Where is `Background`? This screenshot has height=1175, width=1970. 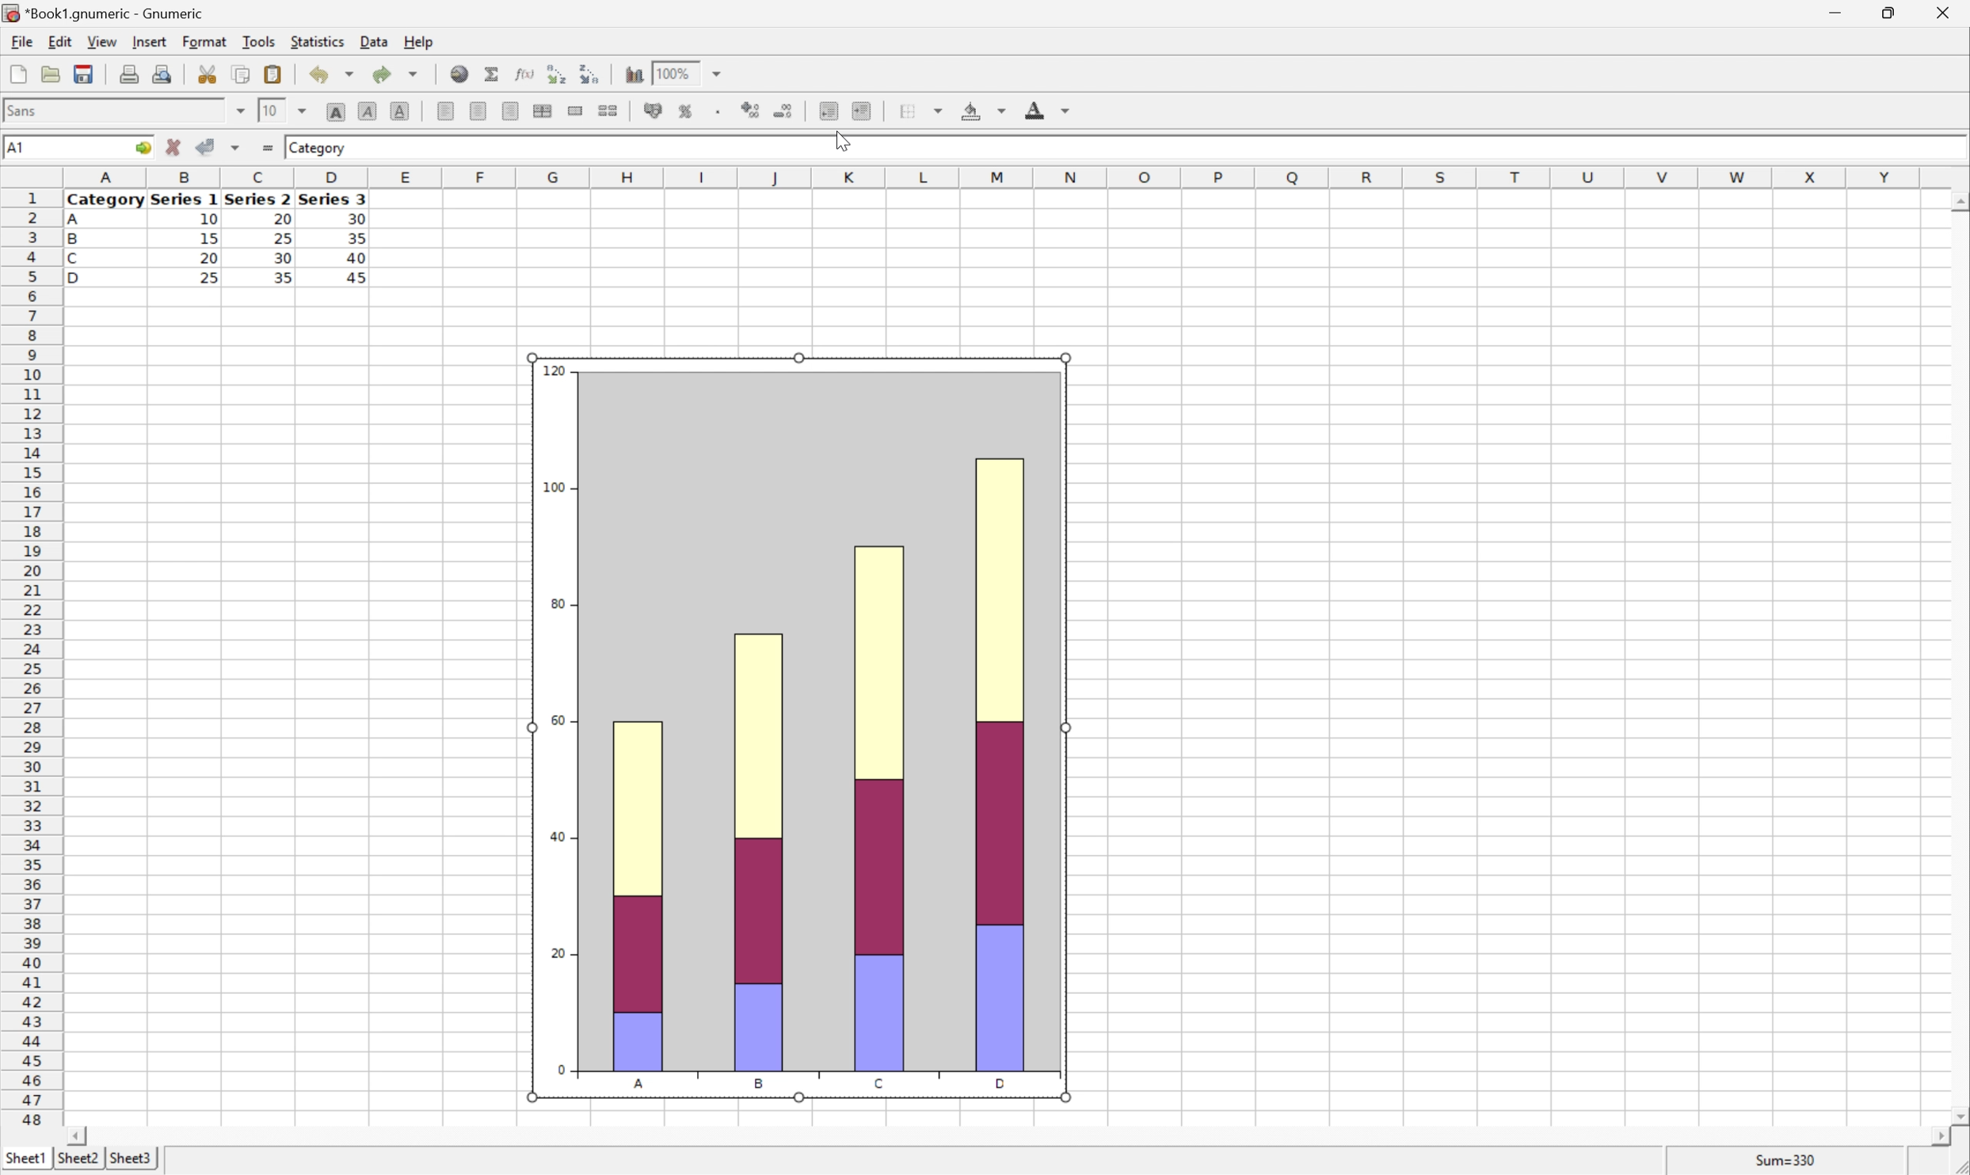
Background is located at coordinates (981, 108).